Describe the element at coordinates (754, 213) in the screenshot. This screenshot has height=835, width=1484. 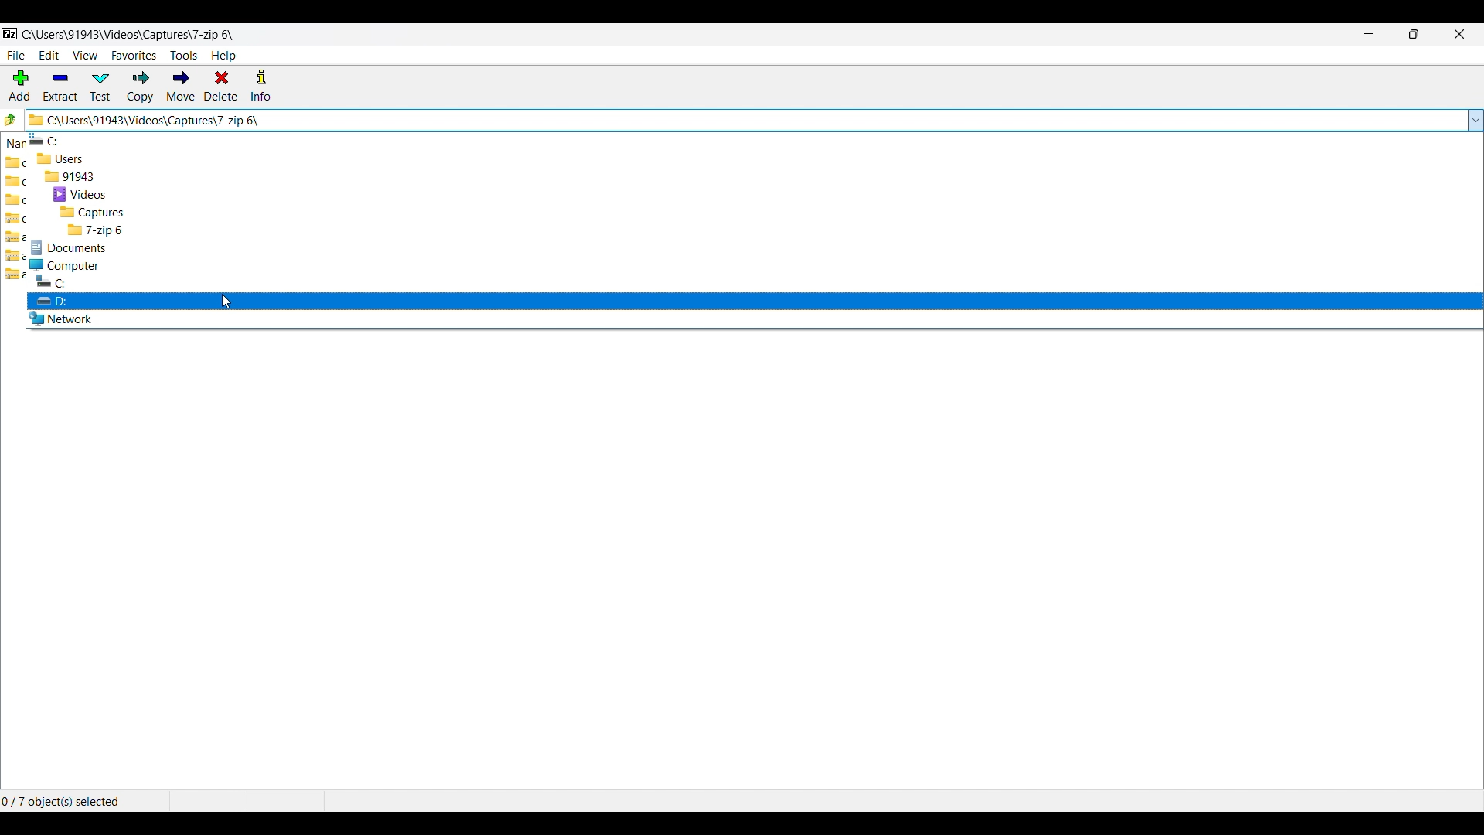
I see `Captures folder` at that location.